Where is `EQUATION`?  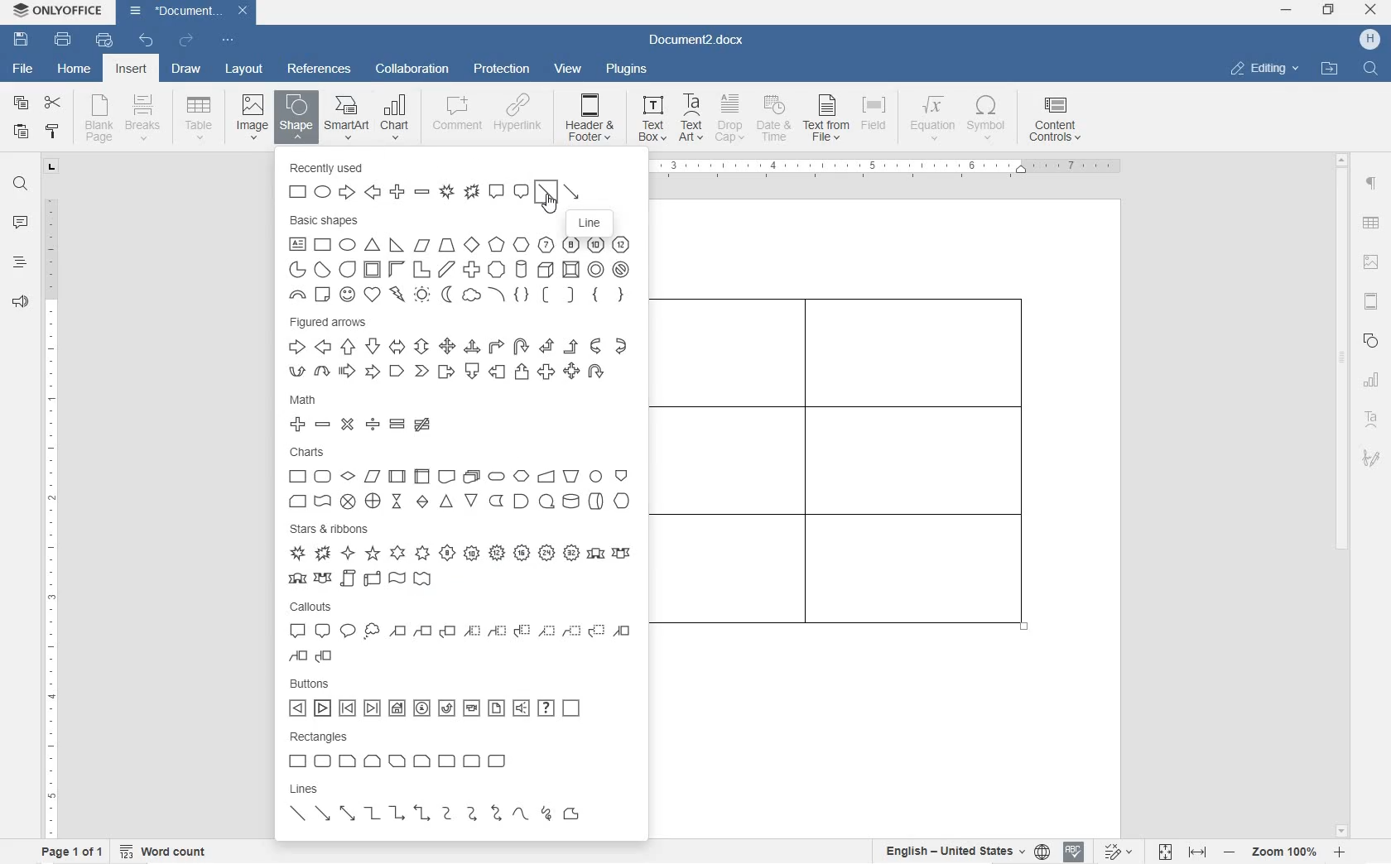
EQUATION is located at coordinates (933, 118).